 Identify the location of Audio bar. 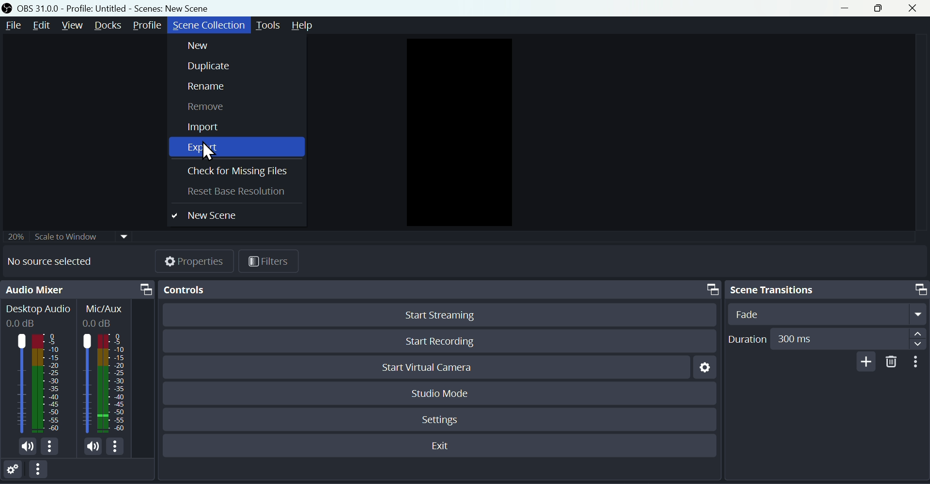
(35, 383).